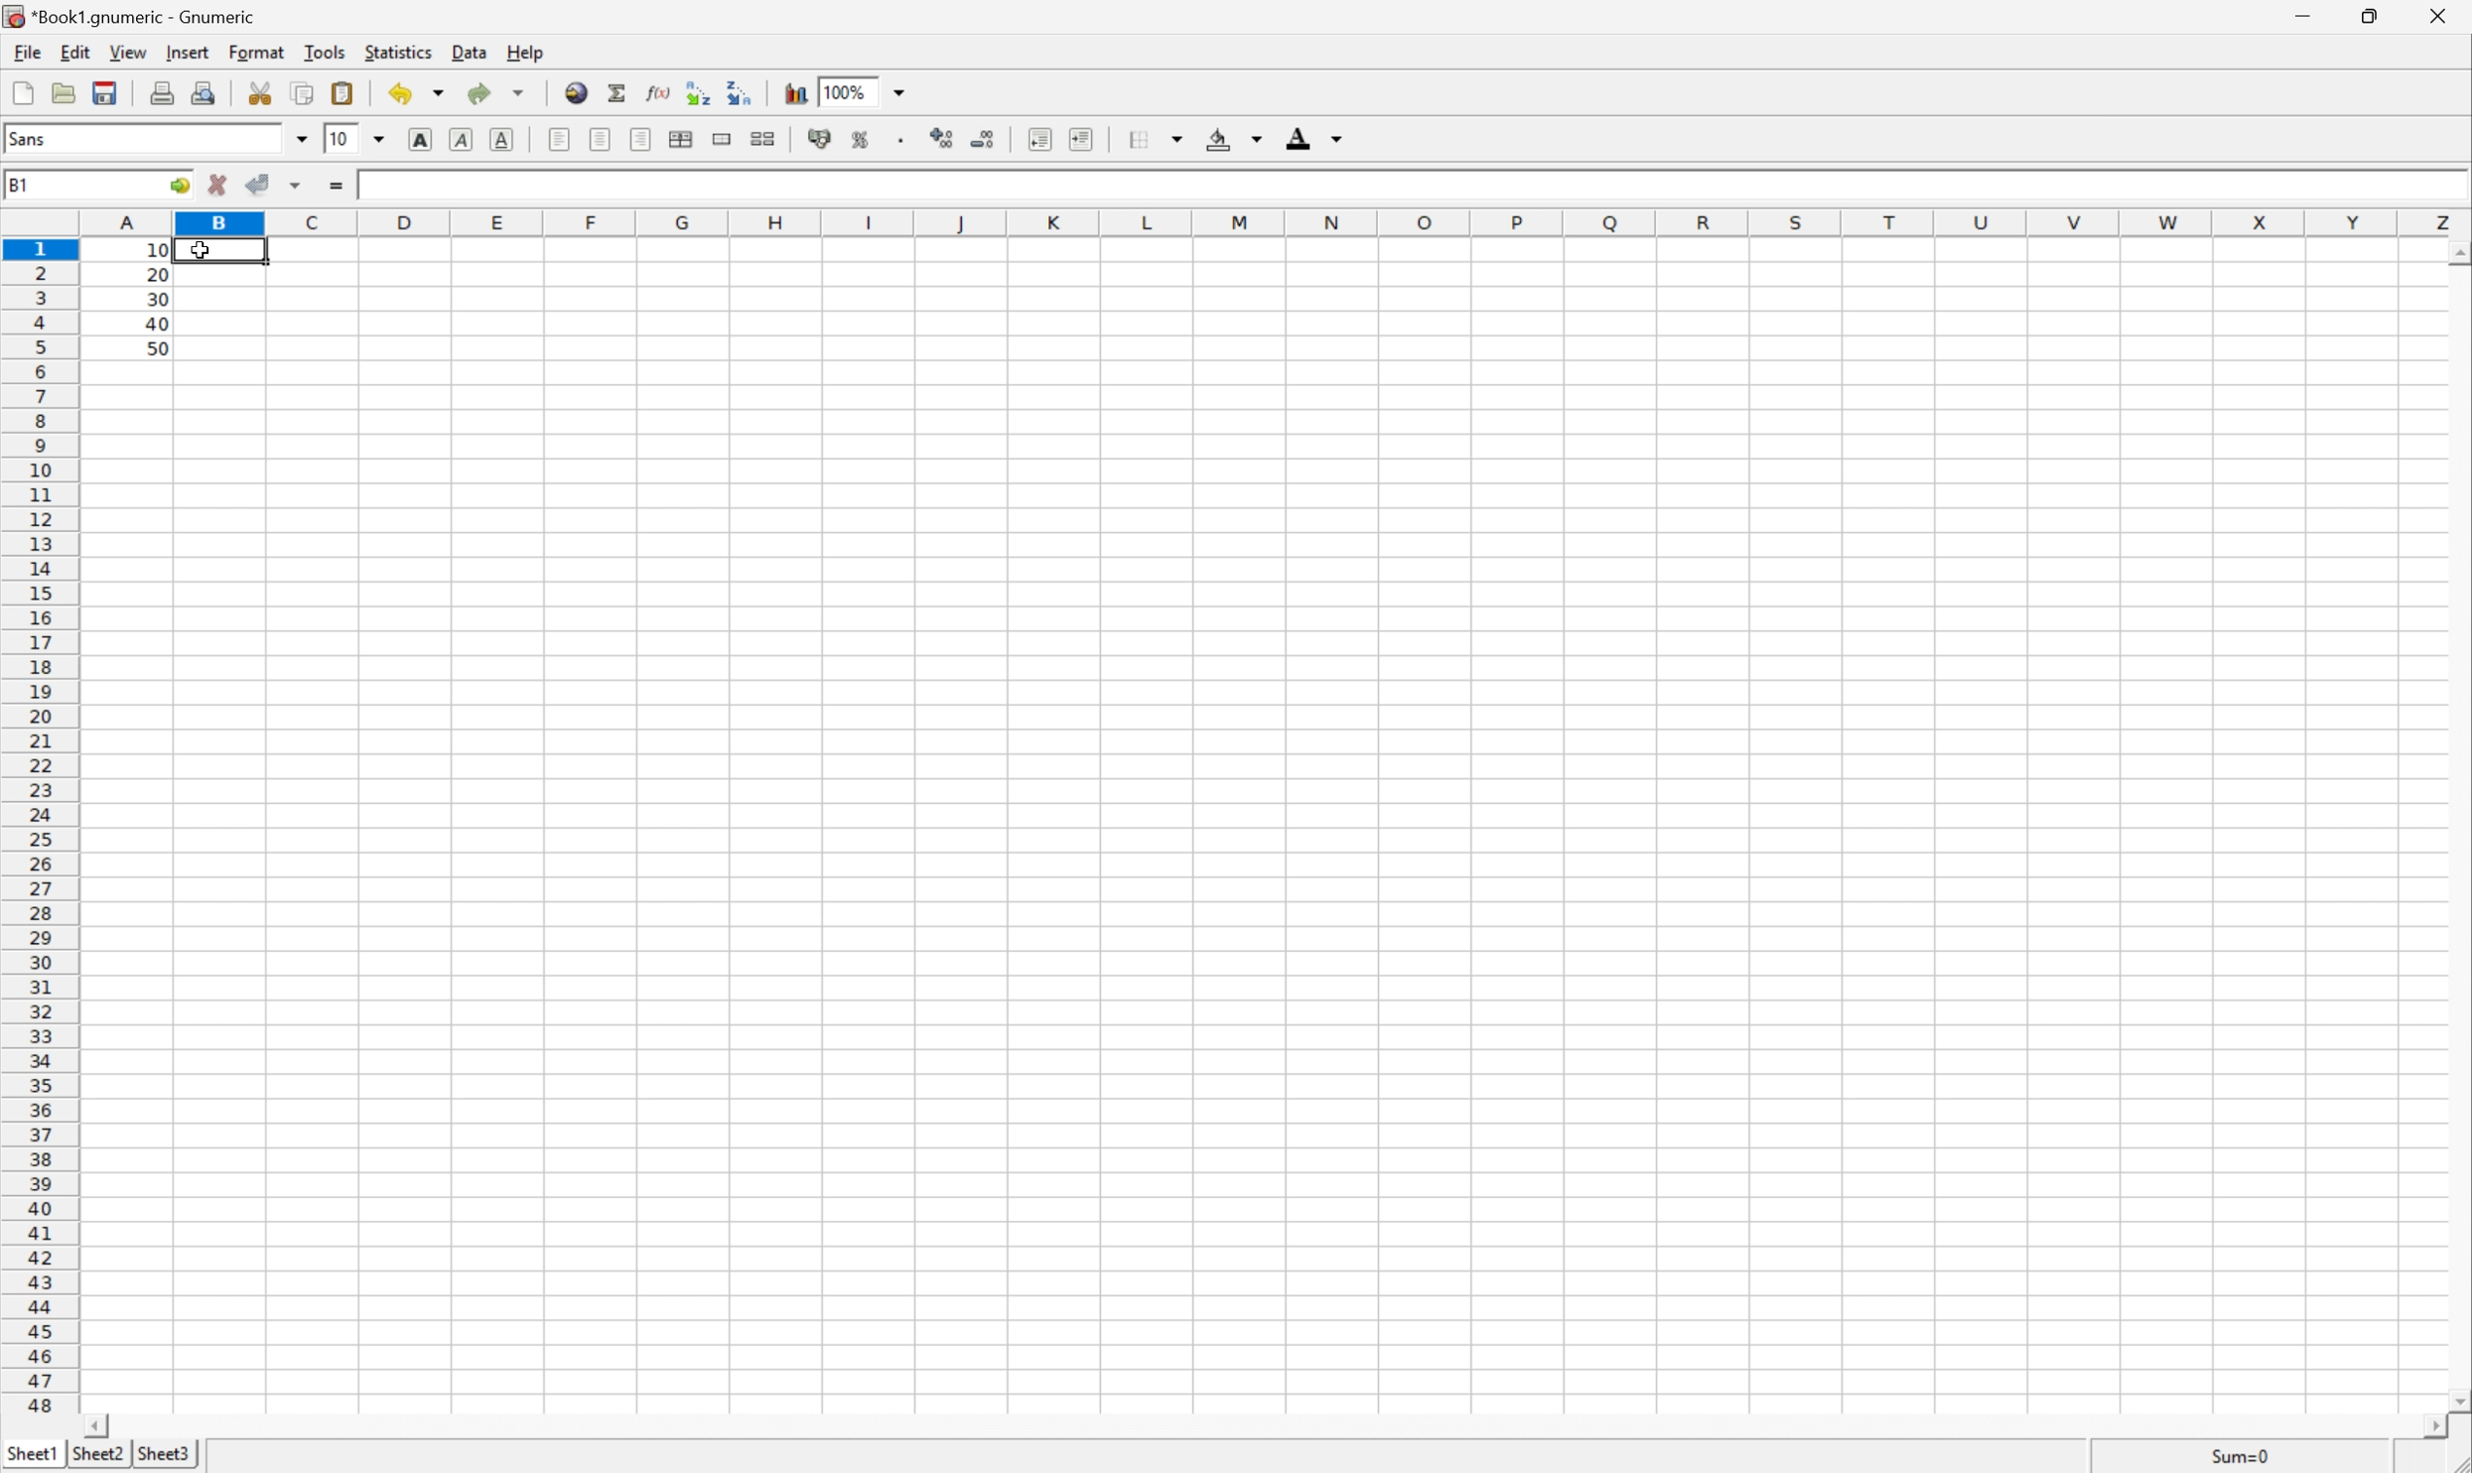 Image resolution: width=2472 pixels, height=1473 pixels. Describe the element at coordinates (472, 53) in the screenshot. I see `Data` at that location.